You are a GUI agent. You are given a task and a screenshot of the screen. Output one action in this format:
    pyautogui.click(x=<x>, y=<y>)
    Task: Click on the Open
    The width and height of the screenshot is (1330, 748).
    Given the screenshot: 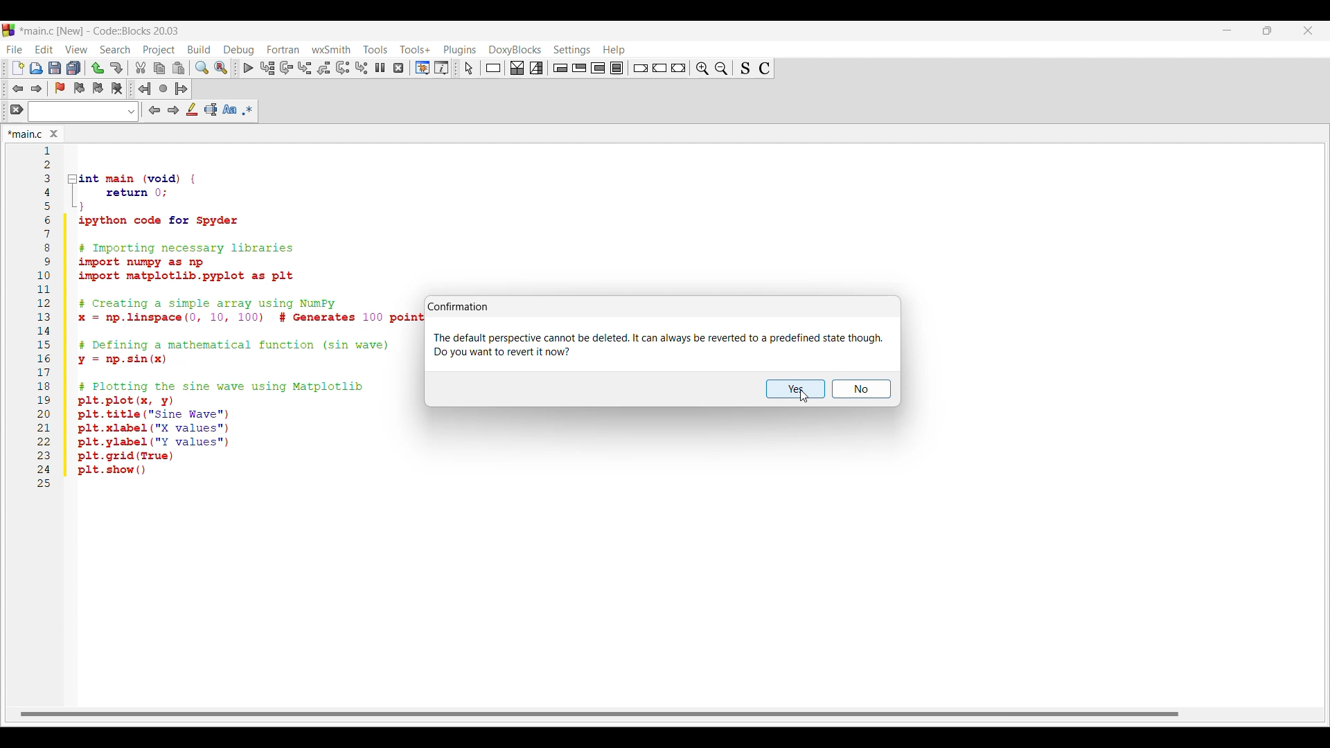 What is the action you would take?
    pyautogui.click(x=36, y=68)
    